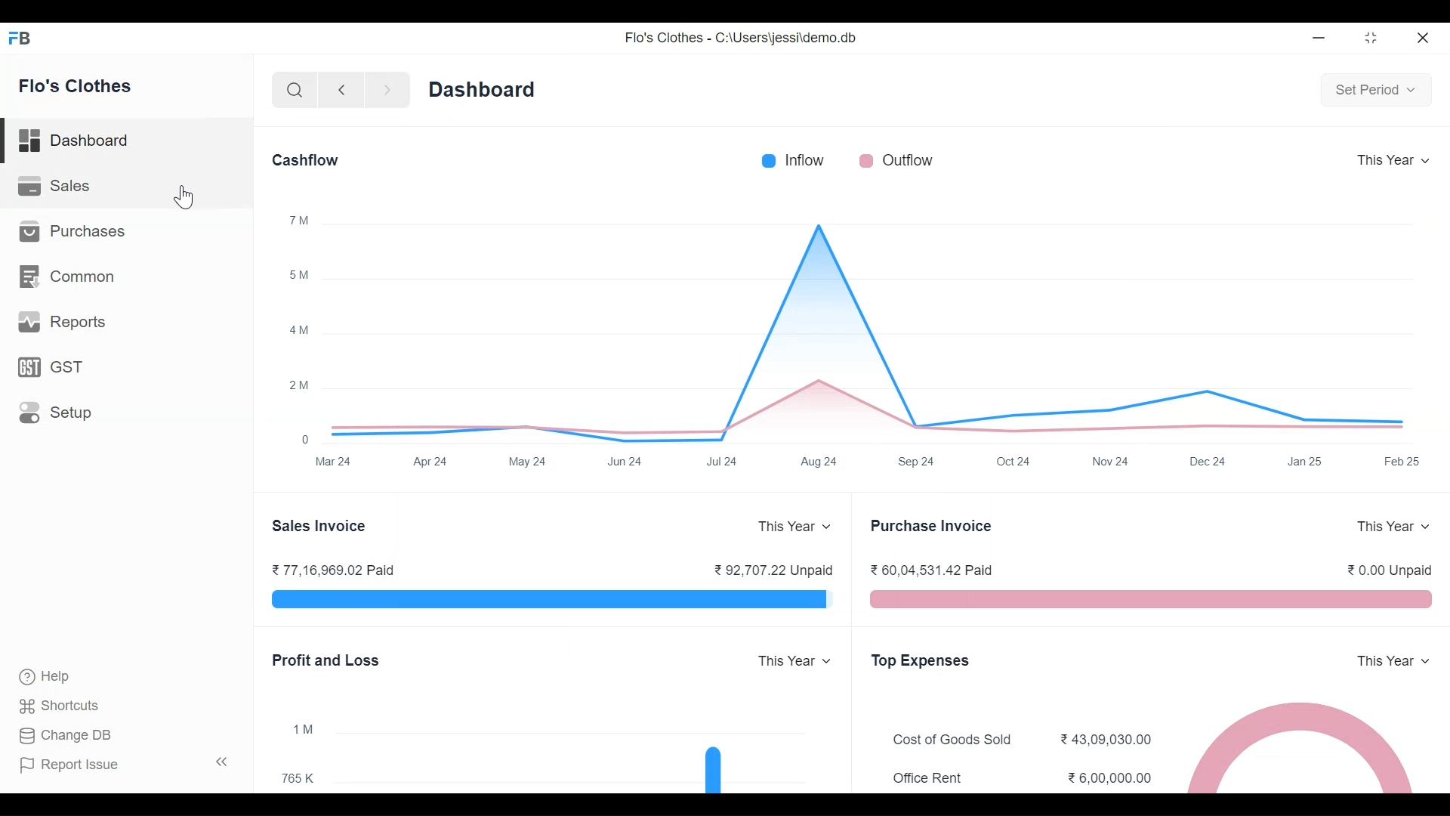 Image resolution: width=1450 pixels, height=816 pixels. I want to click on Sales Invoice, so click(322, 527).